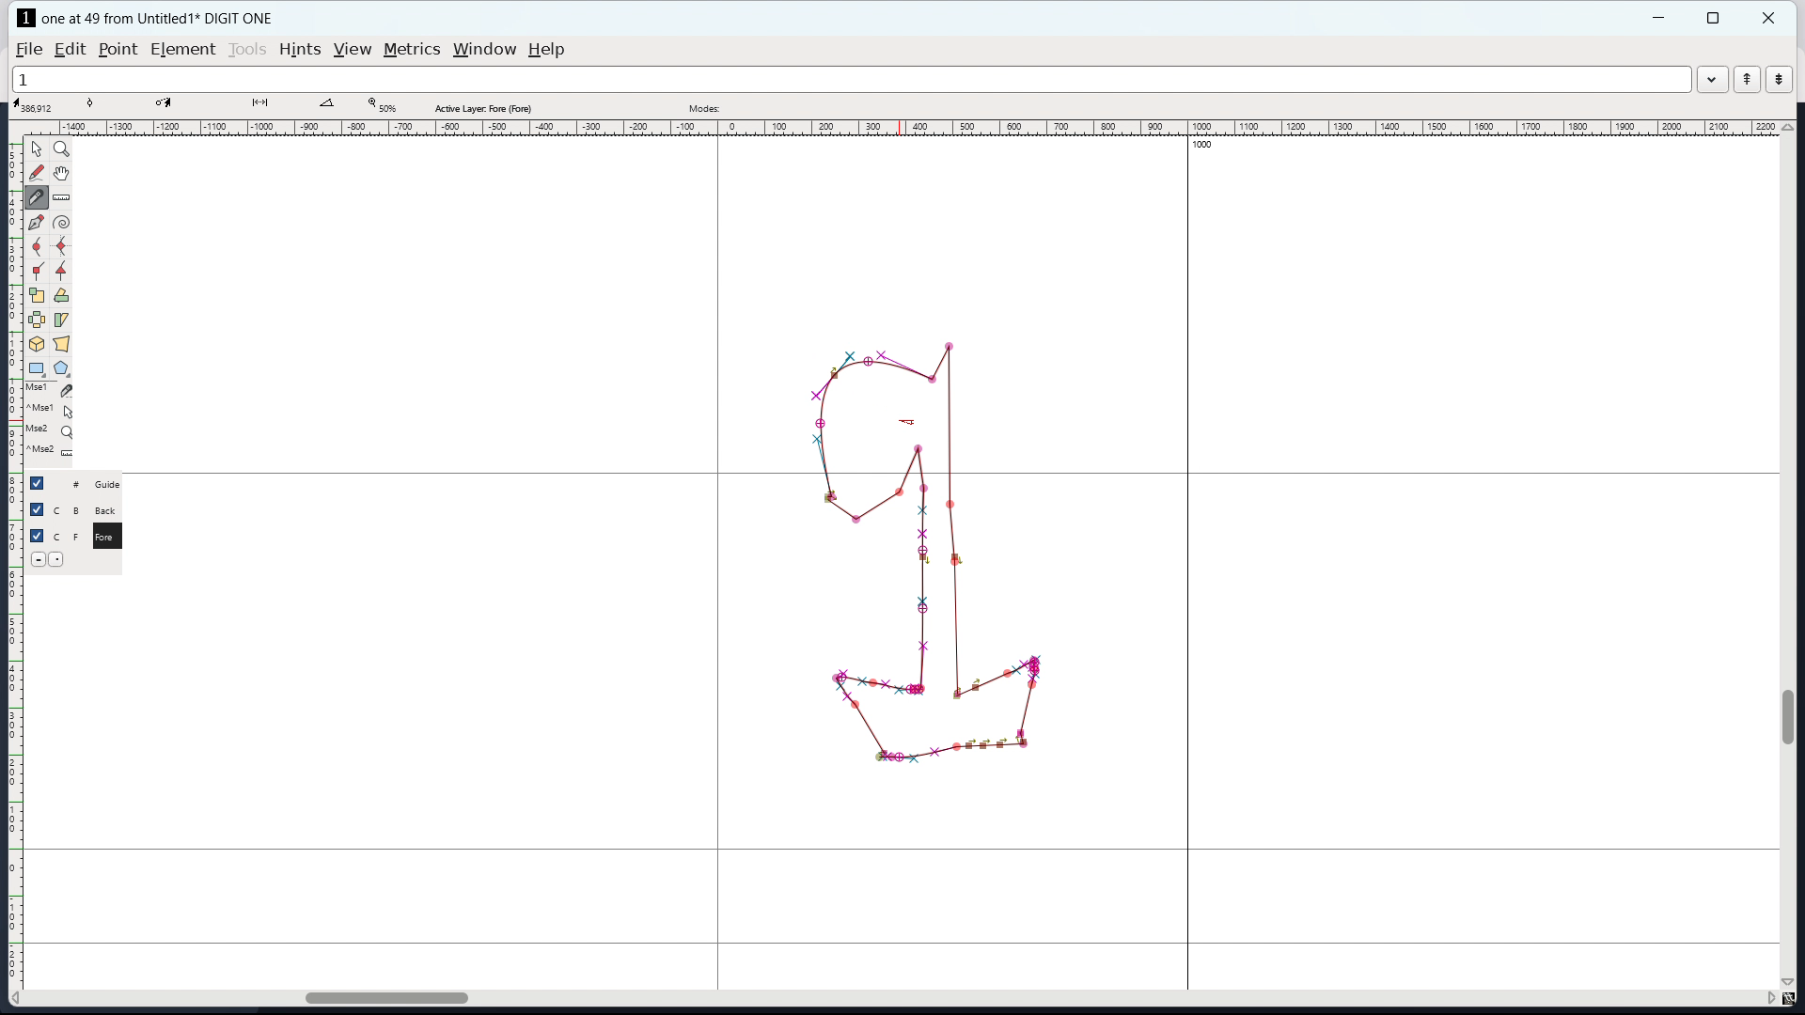 This screenshot has height=1015, width=1805. What do you see at coordinates (1770, 18) in the screenshot?
I see `close` at bounding box center [1770, 18].